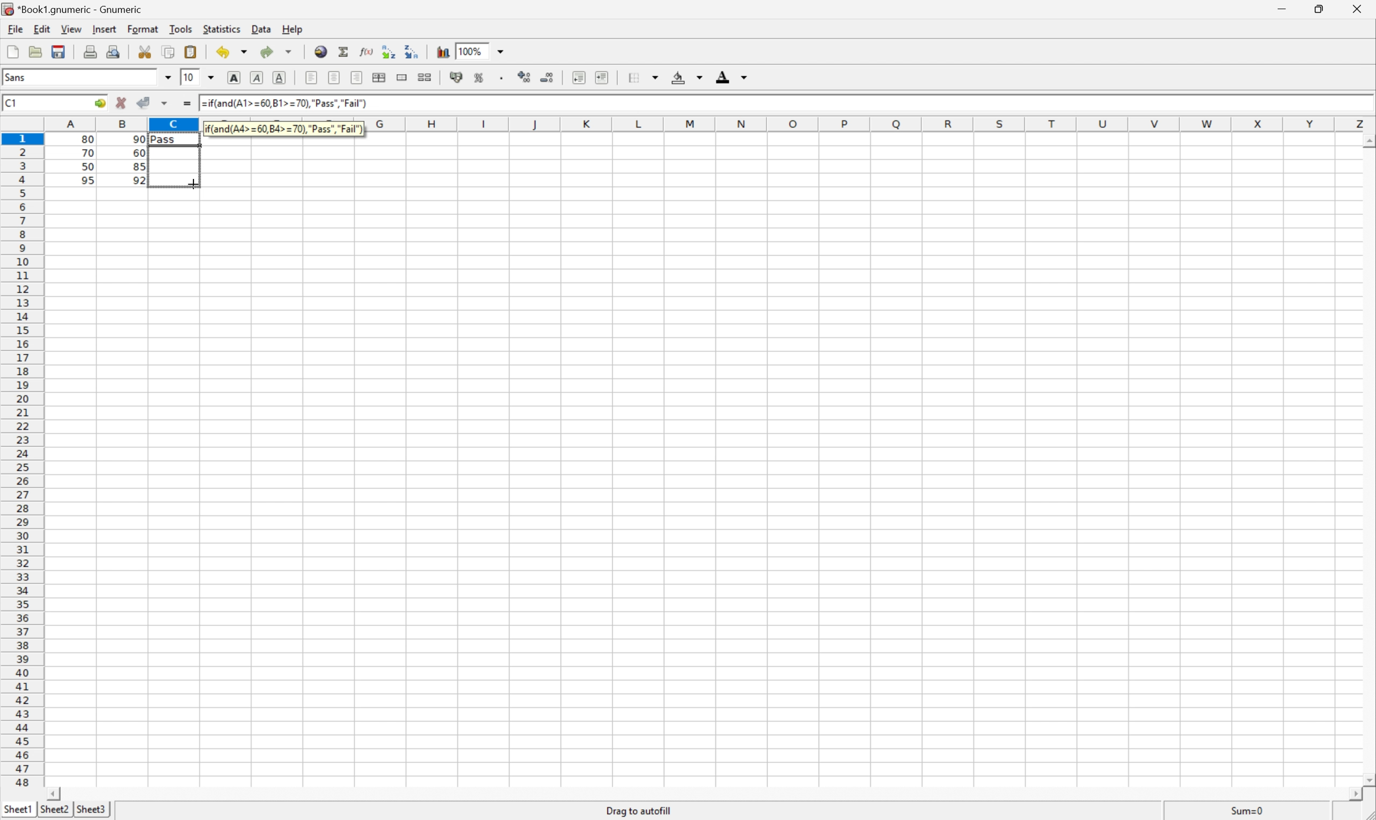  Describe the element at coordinates (427, 77) in the screenshot. I see `Split merged ranges of cells` at that location.